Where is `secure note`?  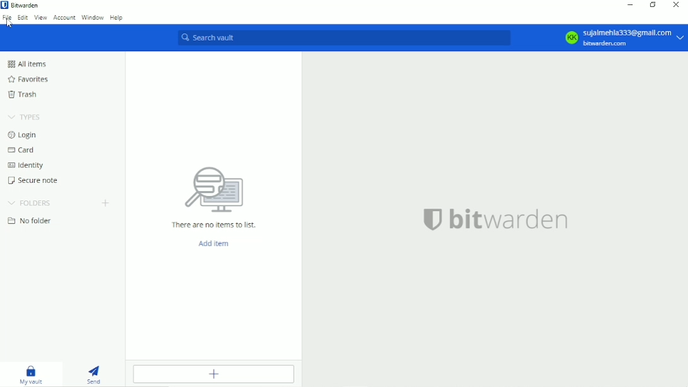
secure note is located at coordinates (34, 180).